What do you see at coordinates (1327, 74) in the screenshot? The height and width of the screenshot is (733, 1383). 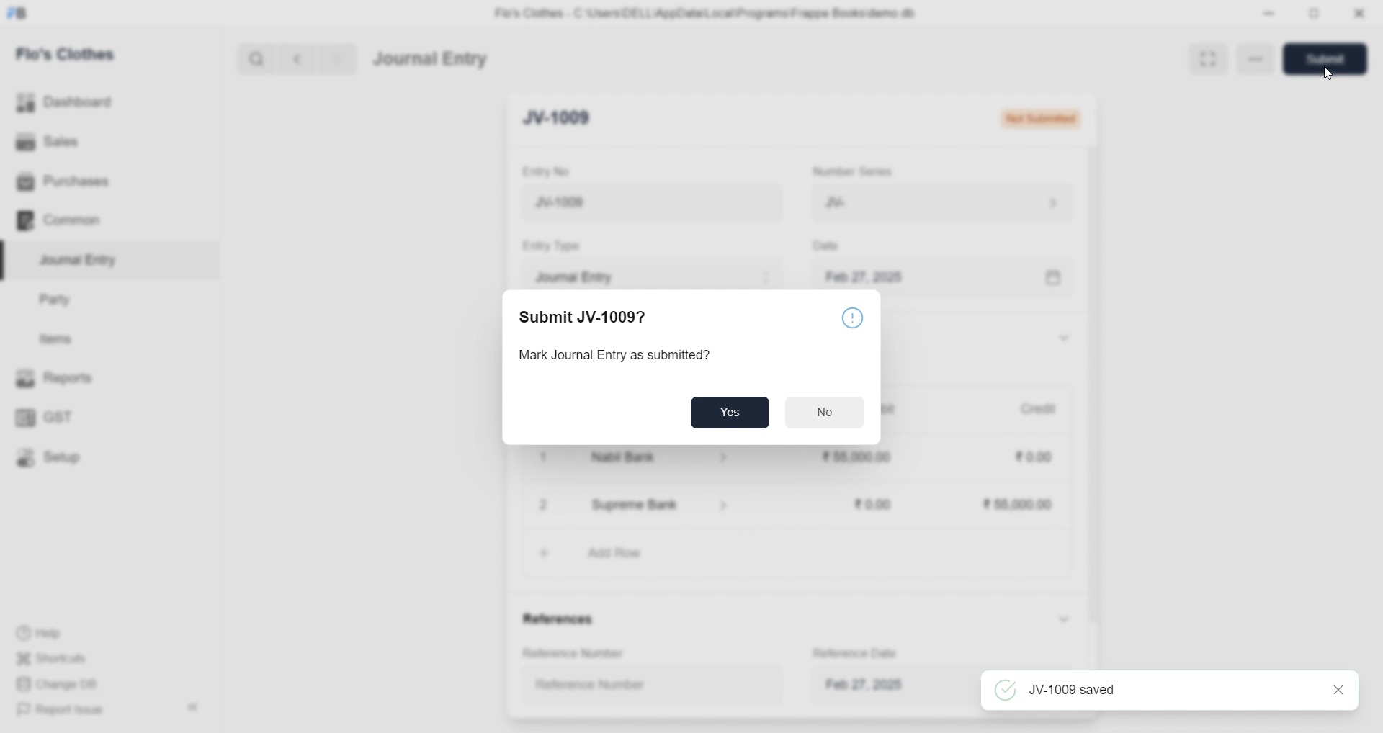 I see `cursor` at bounding box center [1327, 74].